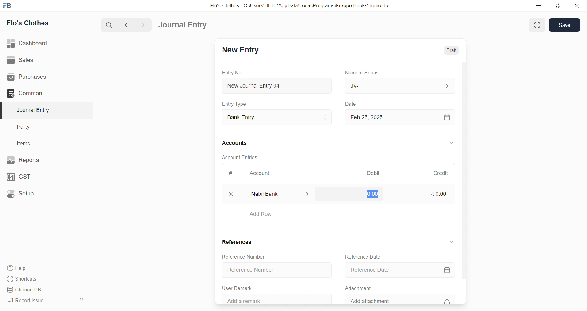  I want to click on Add a remark, so click(271, 299).